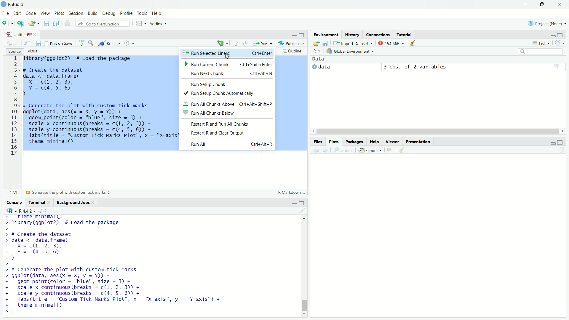 The image size is (569, 320). What do you see at coordinates (95, 202) in the screenshot?
I see `close` at bounding box center [95, 202].